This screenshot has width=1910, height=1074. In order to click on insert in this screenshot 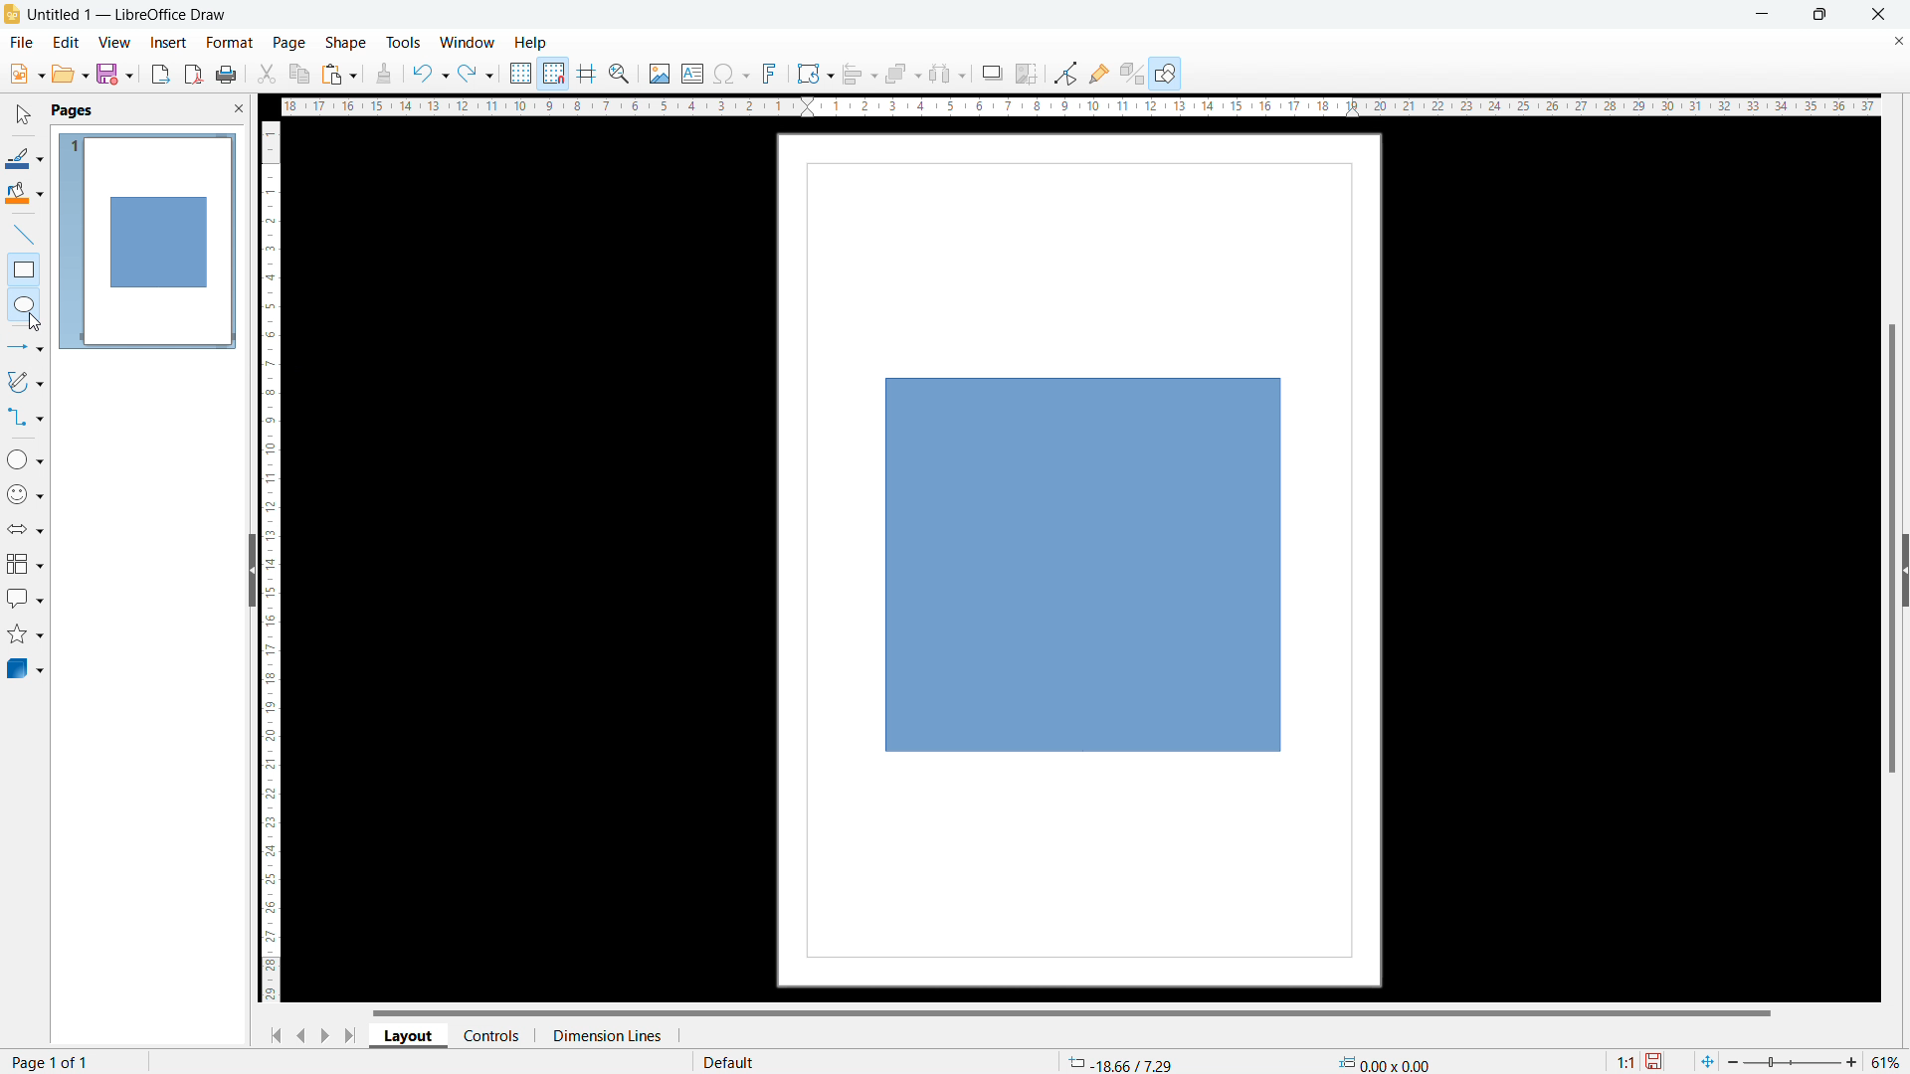, I will do `click(169, 44)`.